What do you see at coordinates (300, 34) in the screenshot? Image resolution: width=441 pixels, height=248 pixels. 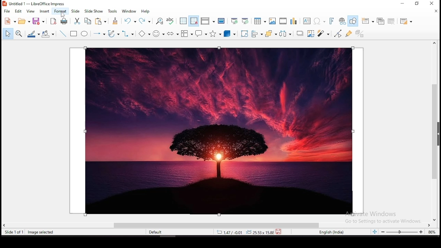 I see `Shadow` at bounding box center [300, 34].